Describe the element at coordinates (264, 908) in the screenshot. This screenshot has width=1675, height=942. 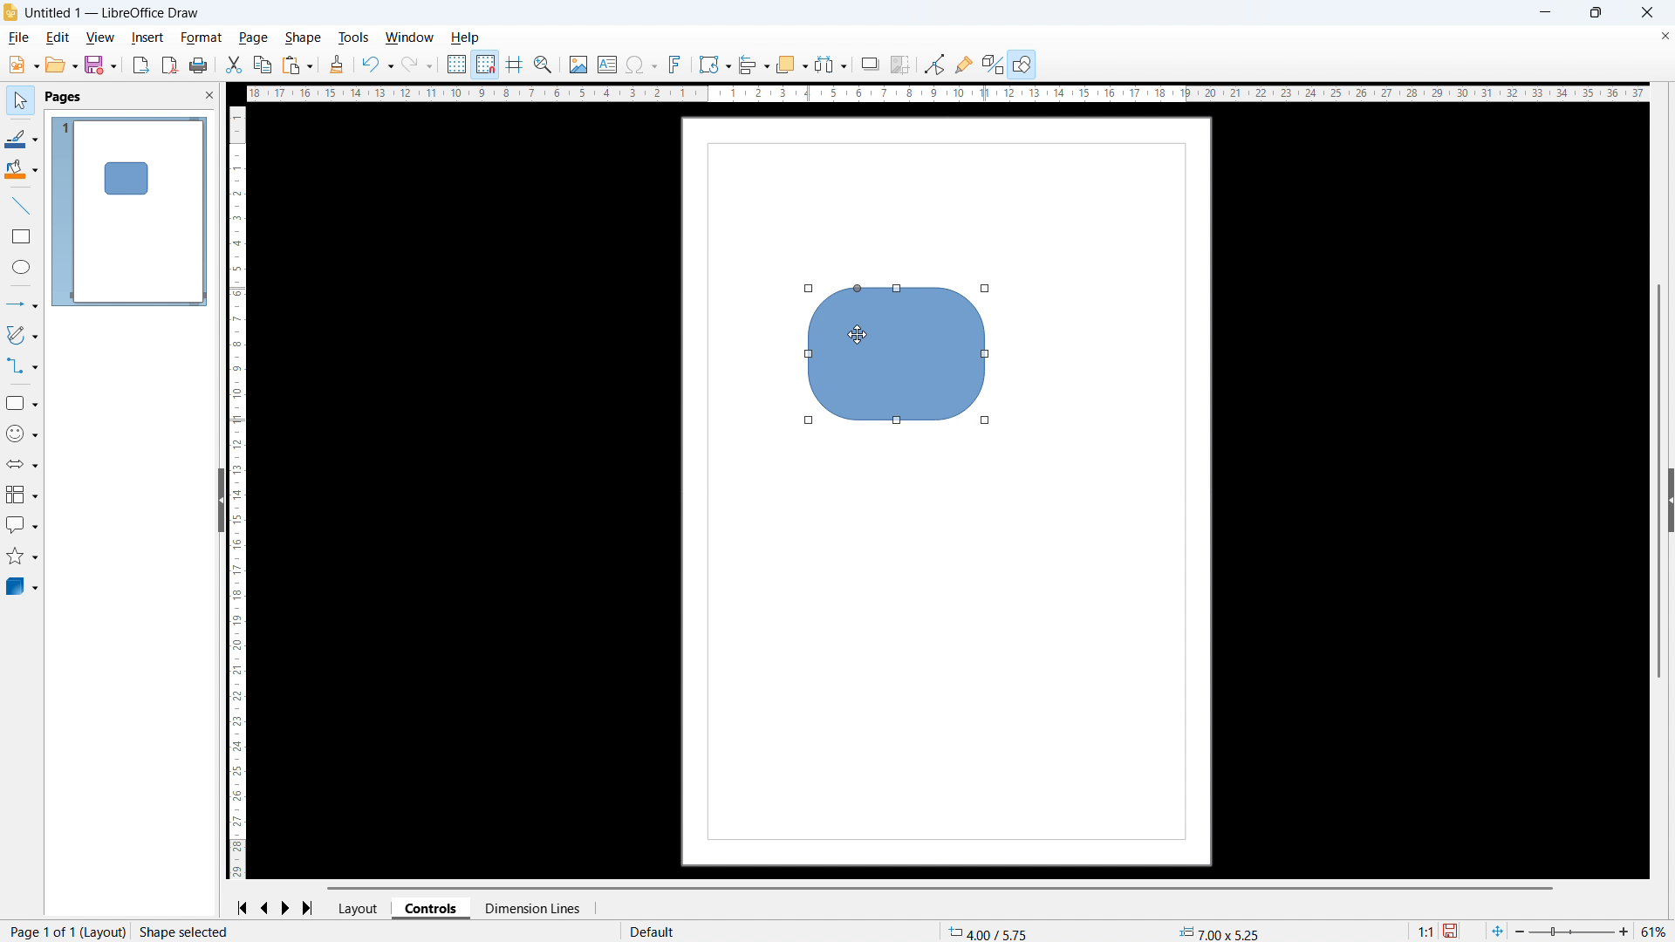
I see `Previous page ` at that location.